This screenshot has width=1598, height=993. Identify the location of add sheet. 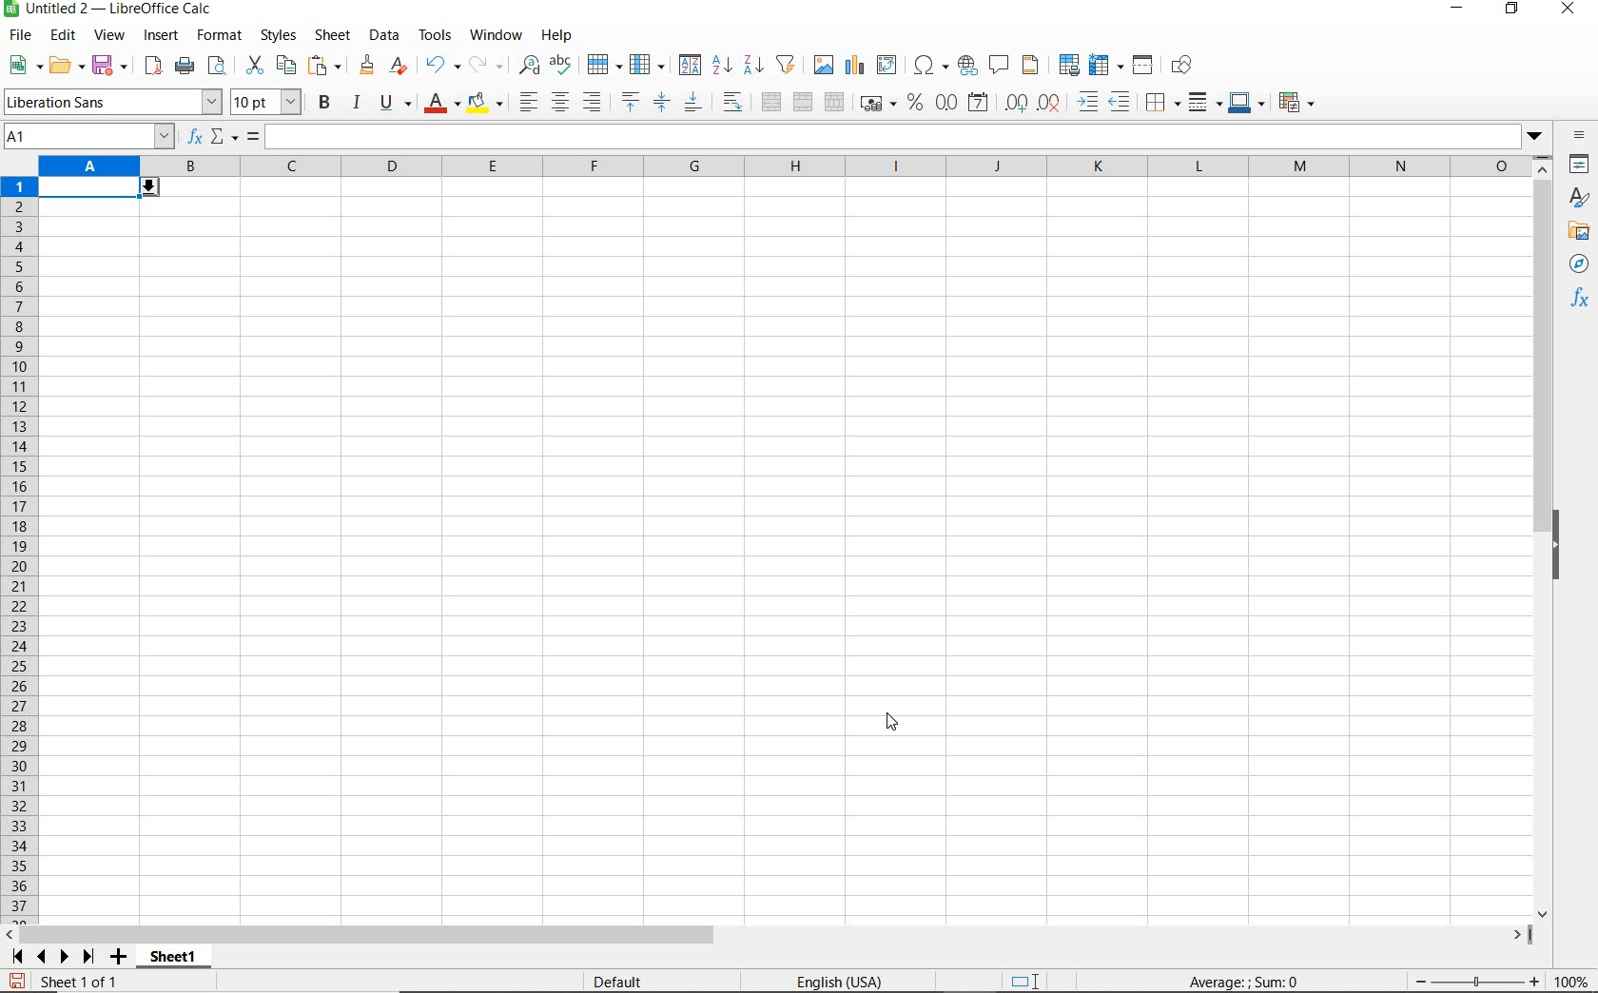
(116, 959).